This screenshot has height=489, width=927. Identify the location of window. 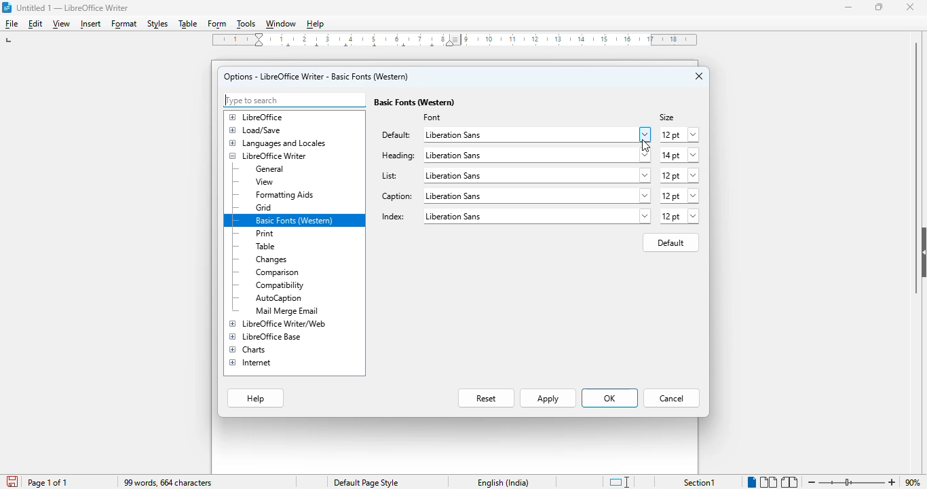
(280, 25).